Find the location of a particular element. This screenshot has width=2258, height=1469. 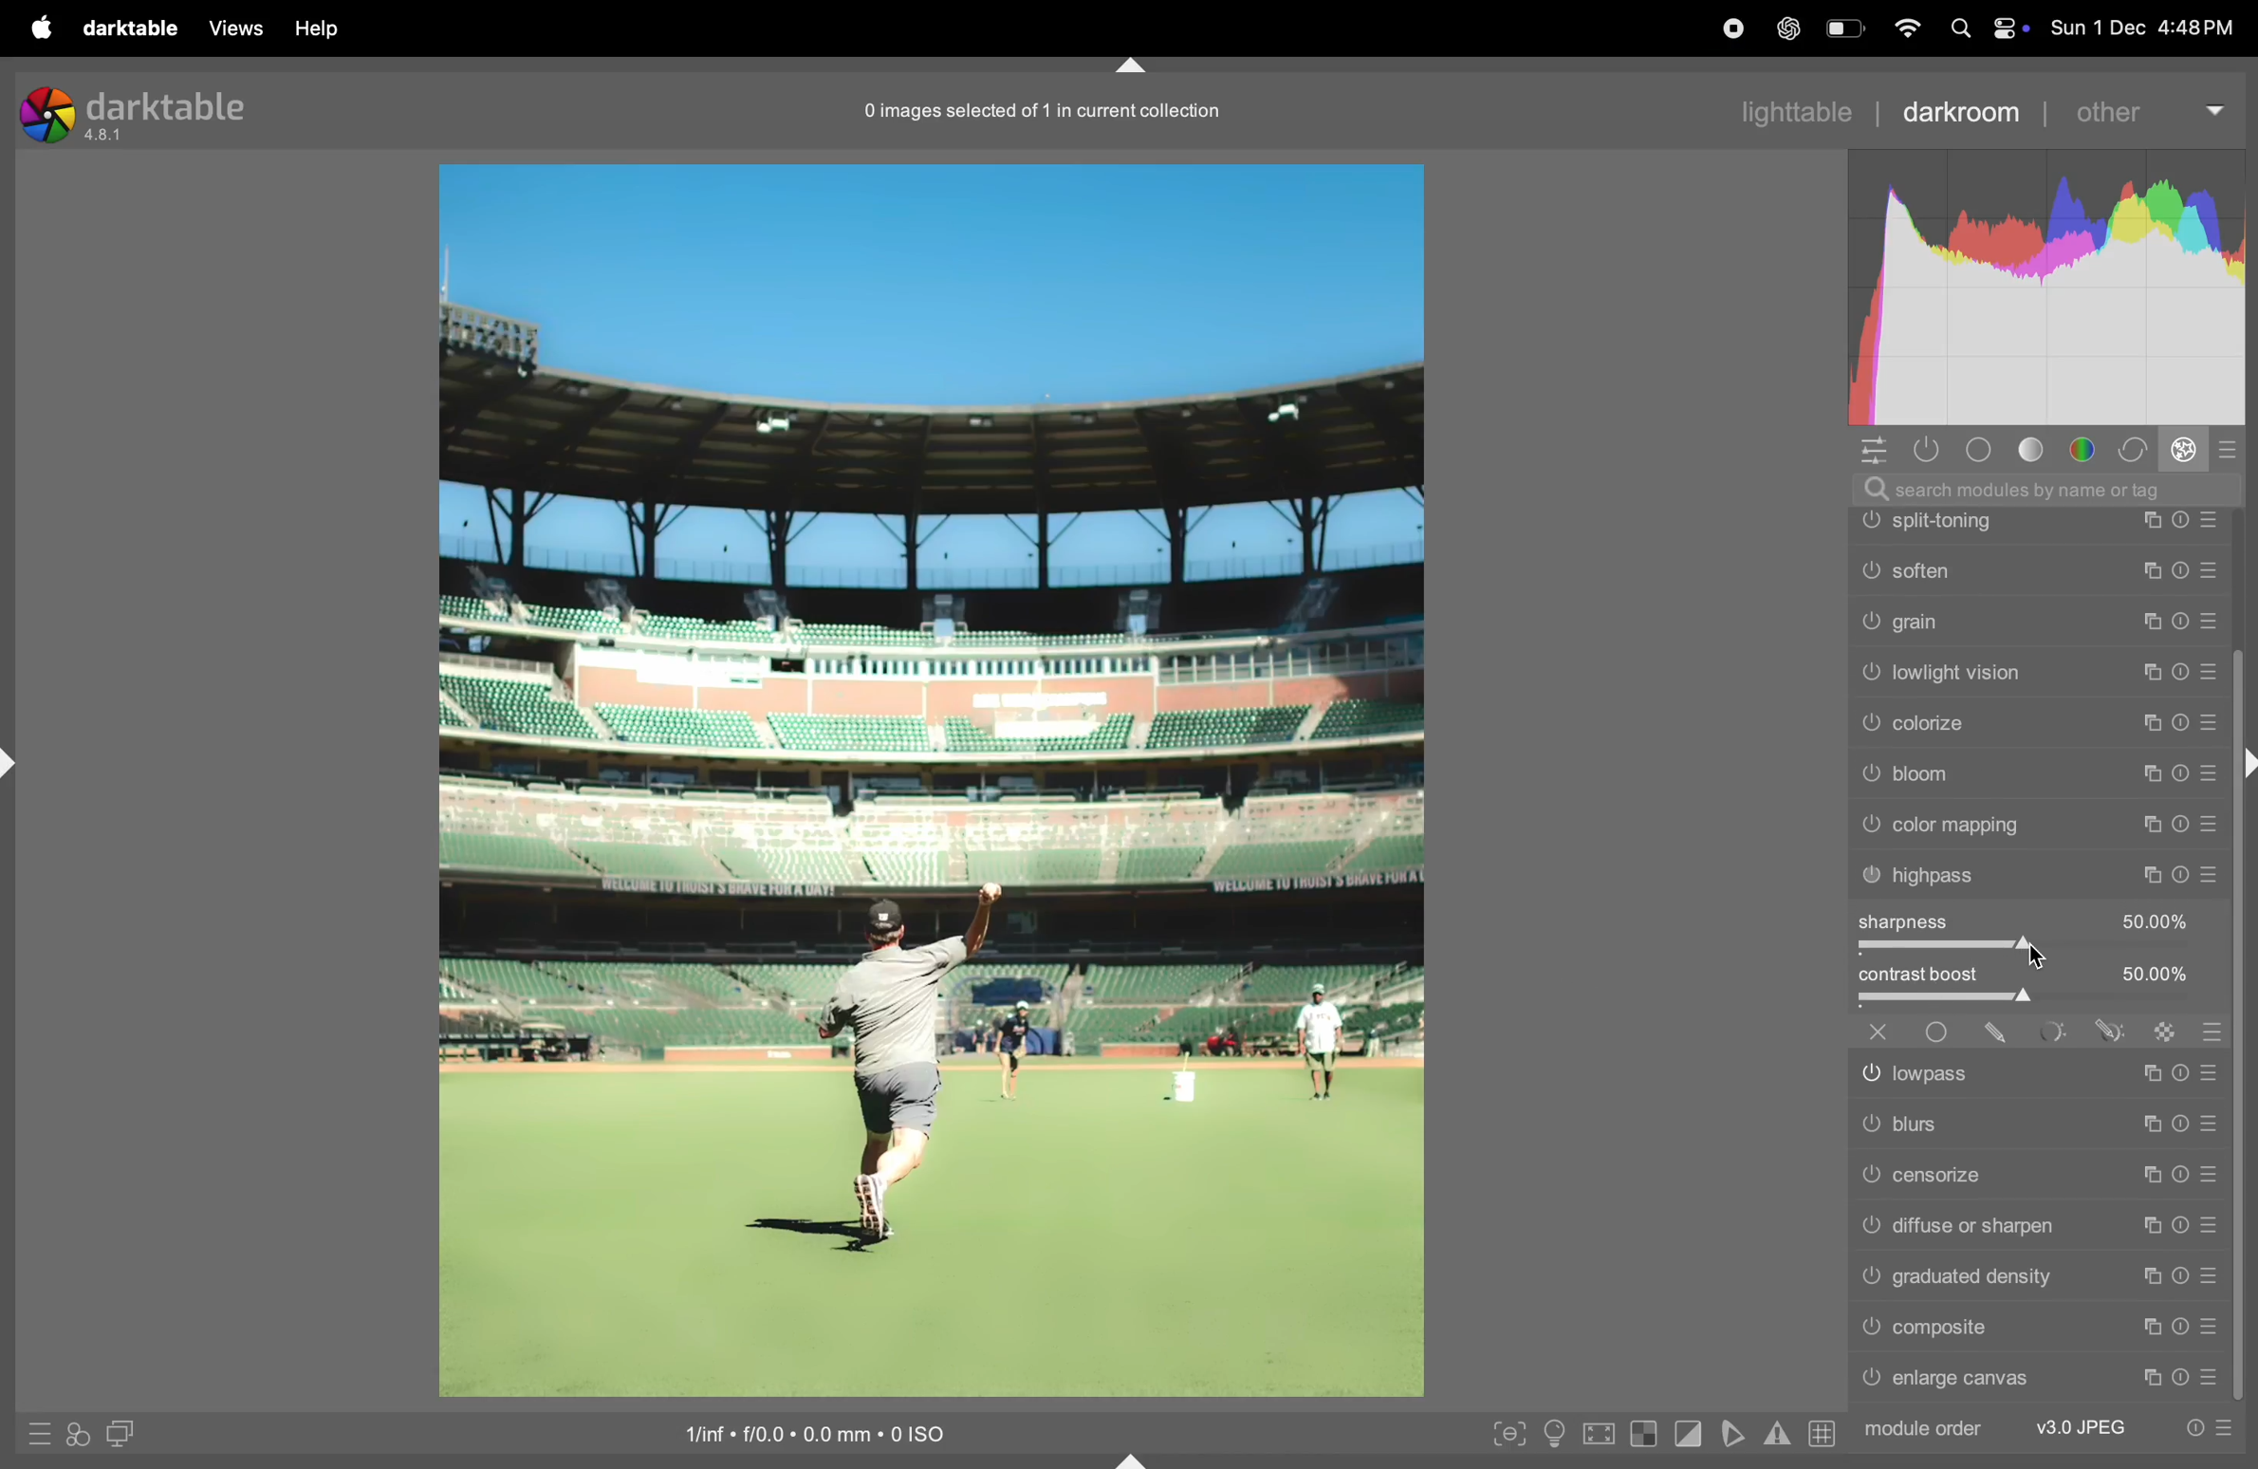

cencorize is located at coordinates (2035, 1174).